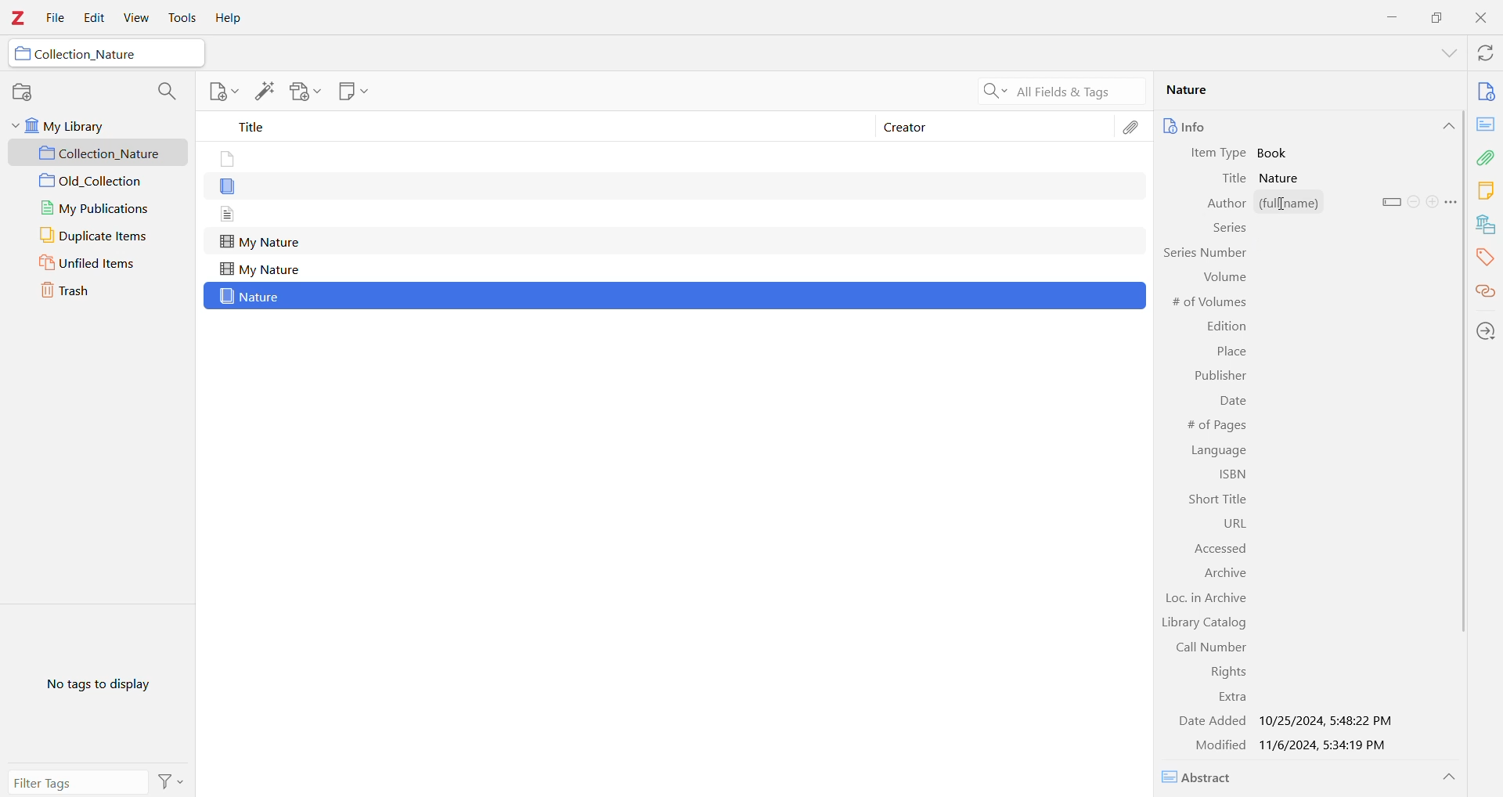 This screenshot has height=797, width=1503. What do you see at coordinates (1228, 230) in the screenshot?
I see `Series` at bounding box center [1228, 230].